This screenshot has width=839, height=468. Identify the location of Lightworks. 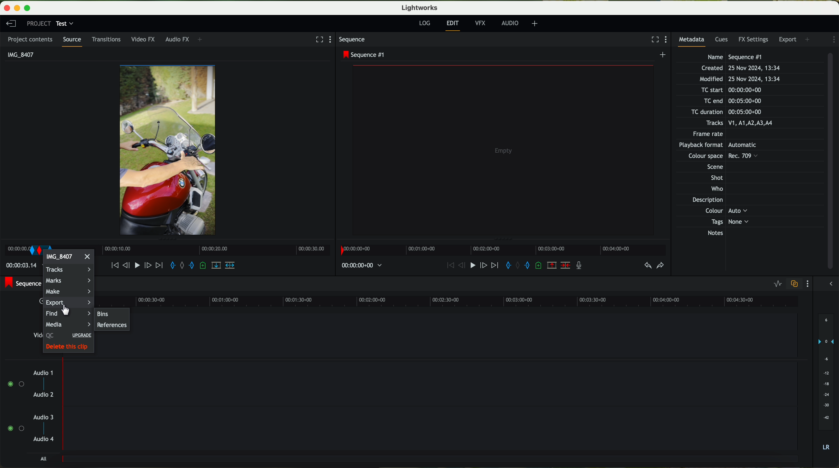
(419, 8).